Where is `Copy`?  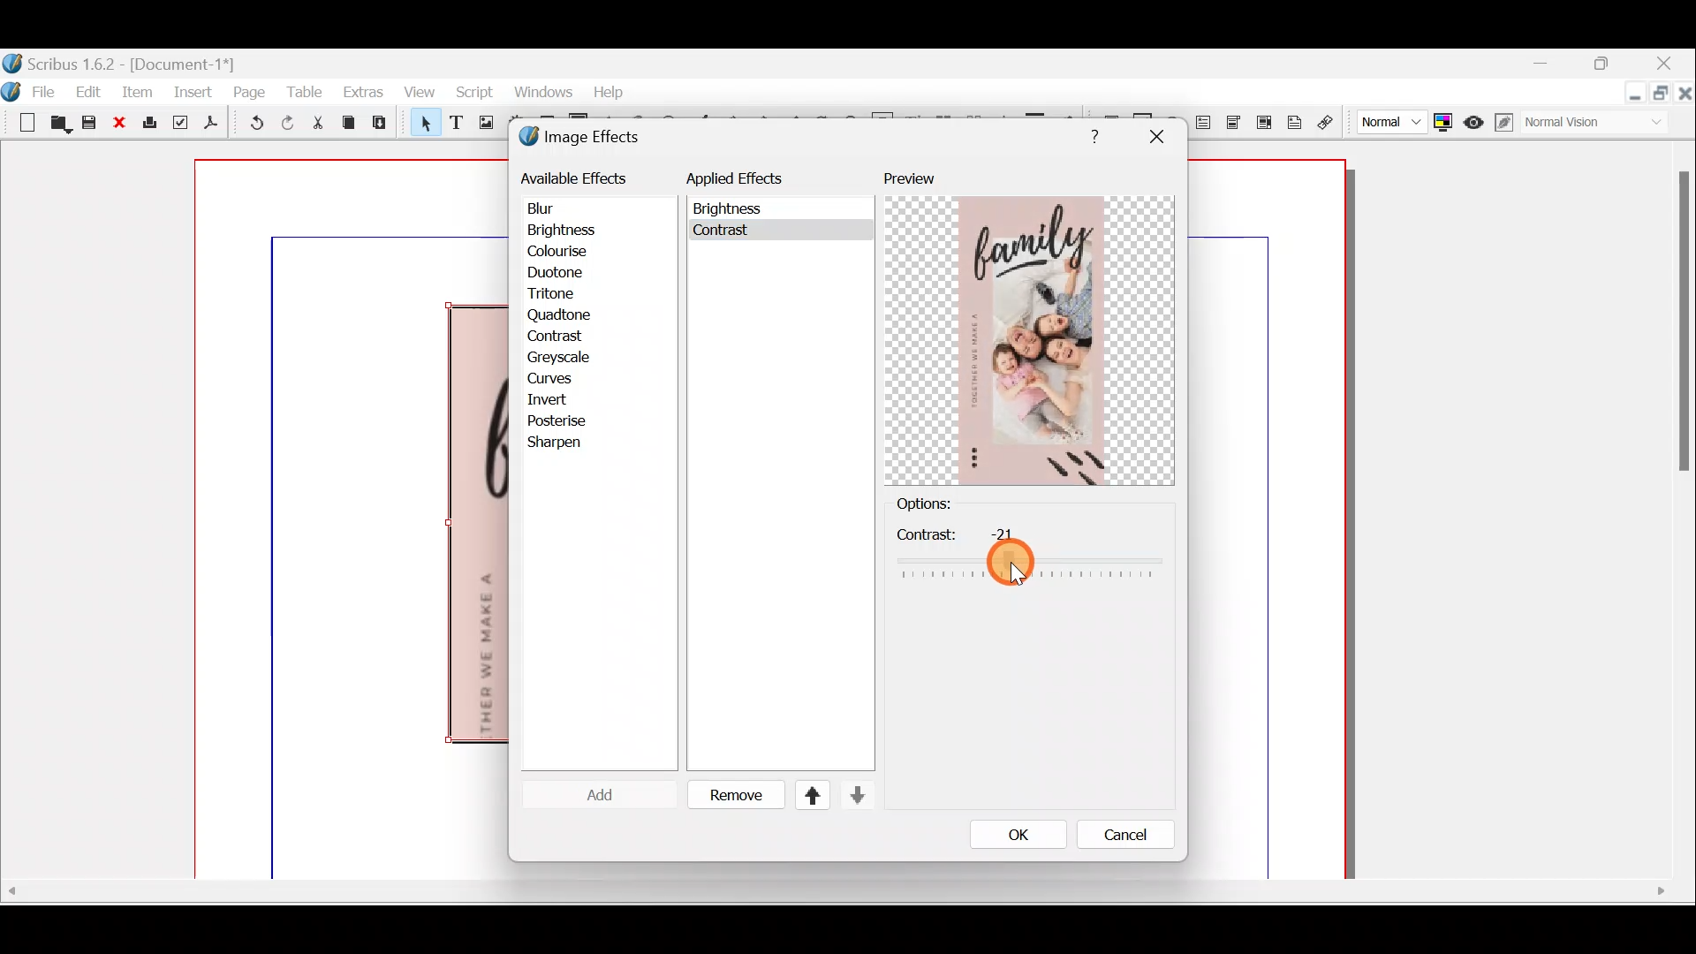
Copy is located at coordinates (349, 123).